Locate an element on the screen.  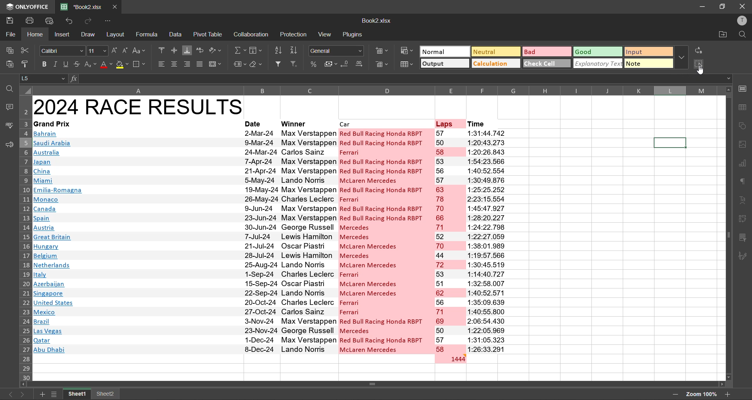
zoom in is located at coordinates (729, 393).